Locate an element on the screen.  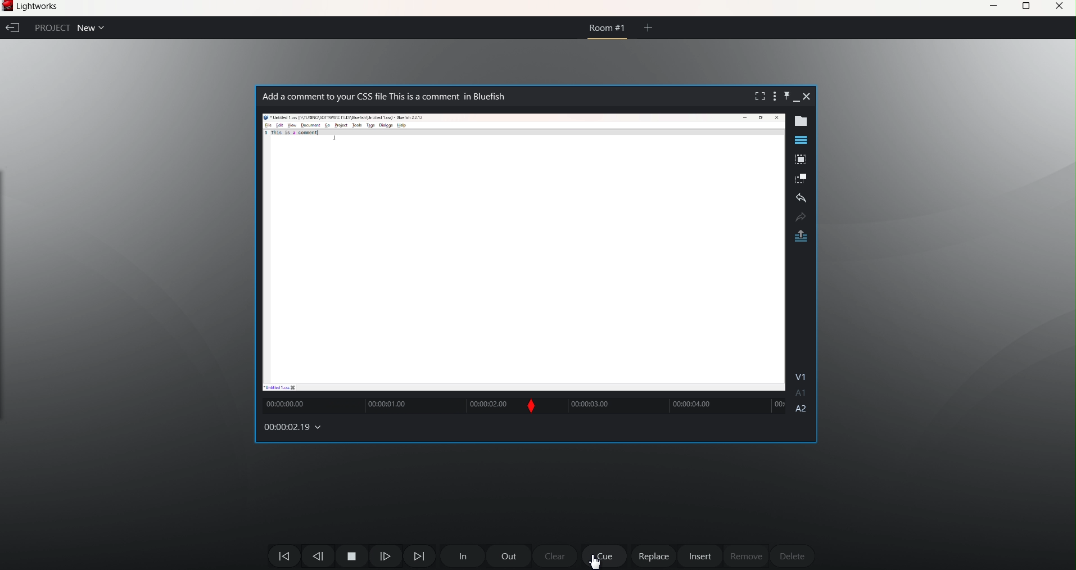
00:00:02:19 (Time changes) is located at coordinates (295, 429).